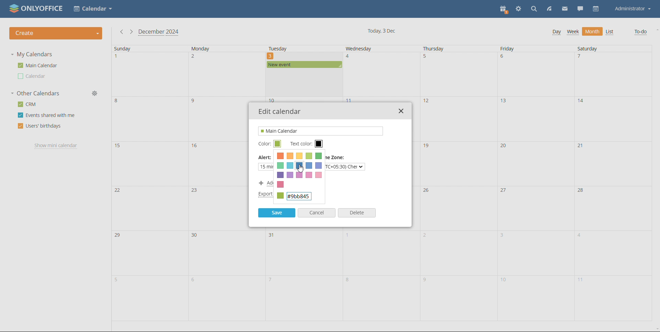 Image resolution: width=660 pixels, height=332 pixels. I want to click on month view, so click(592, 32).